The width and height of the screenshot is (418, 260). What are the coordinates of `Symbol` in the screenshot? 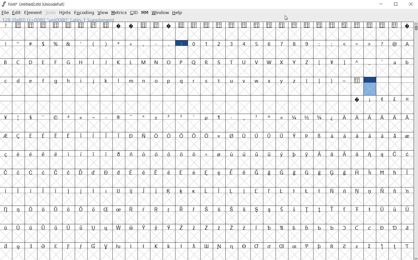 It's located at (370, 26).